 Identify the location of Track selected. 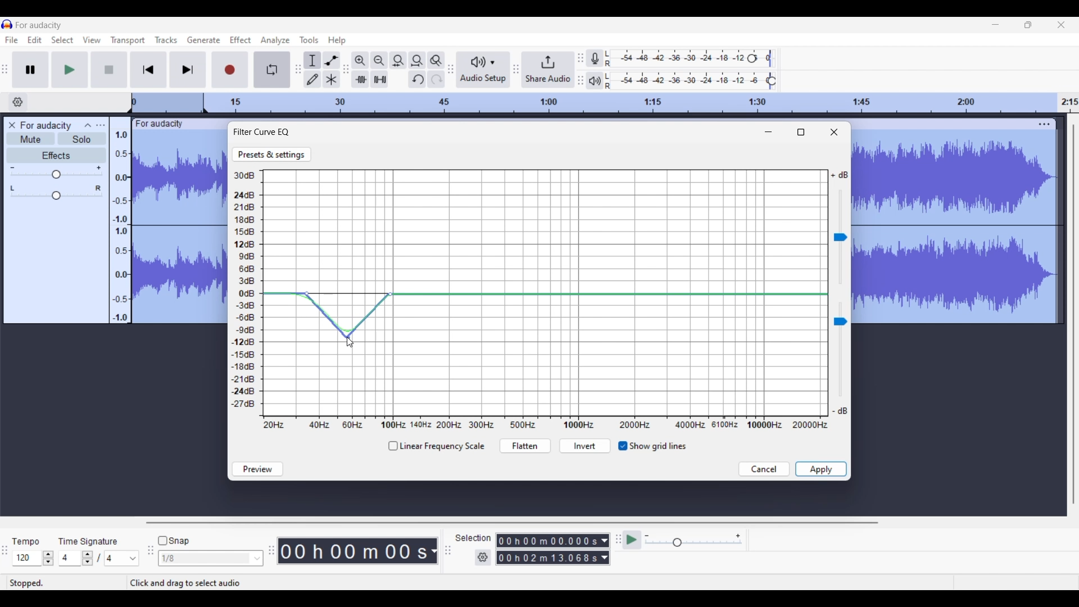
(956, 229).